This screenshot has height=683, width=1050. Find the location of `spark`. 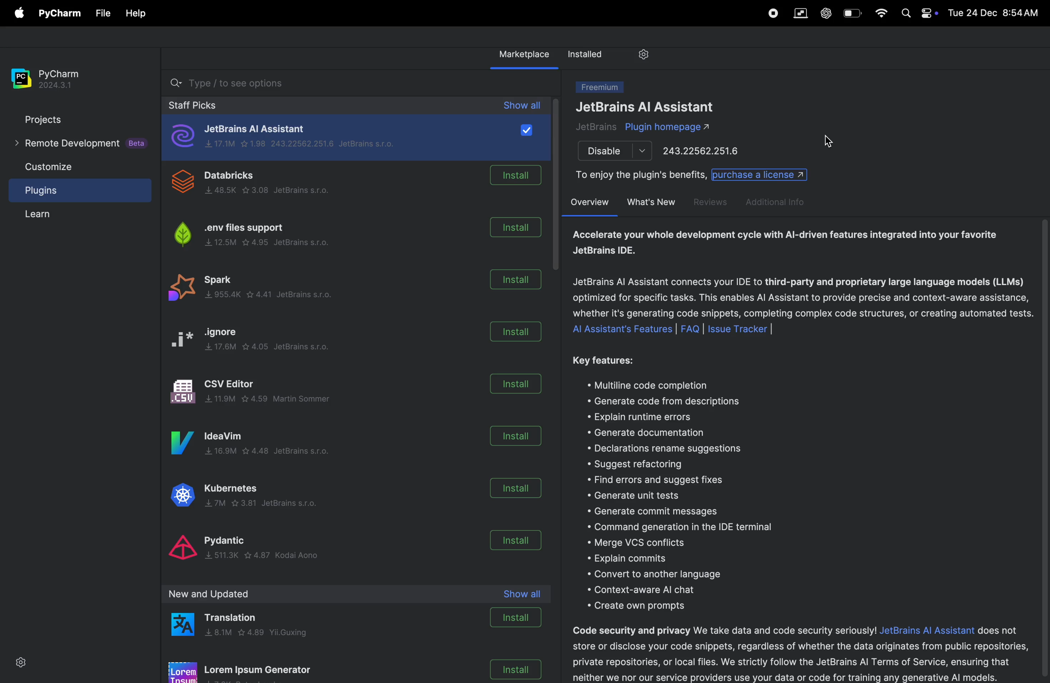

spark is located at coordinates (261, 297).